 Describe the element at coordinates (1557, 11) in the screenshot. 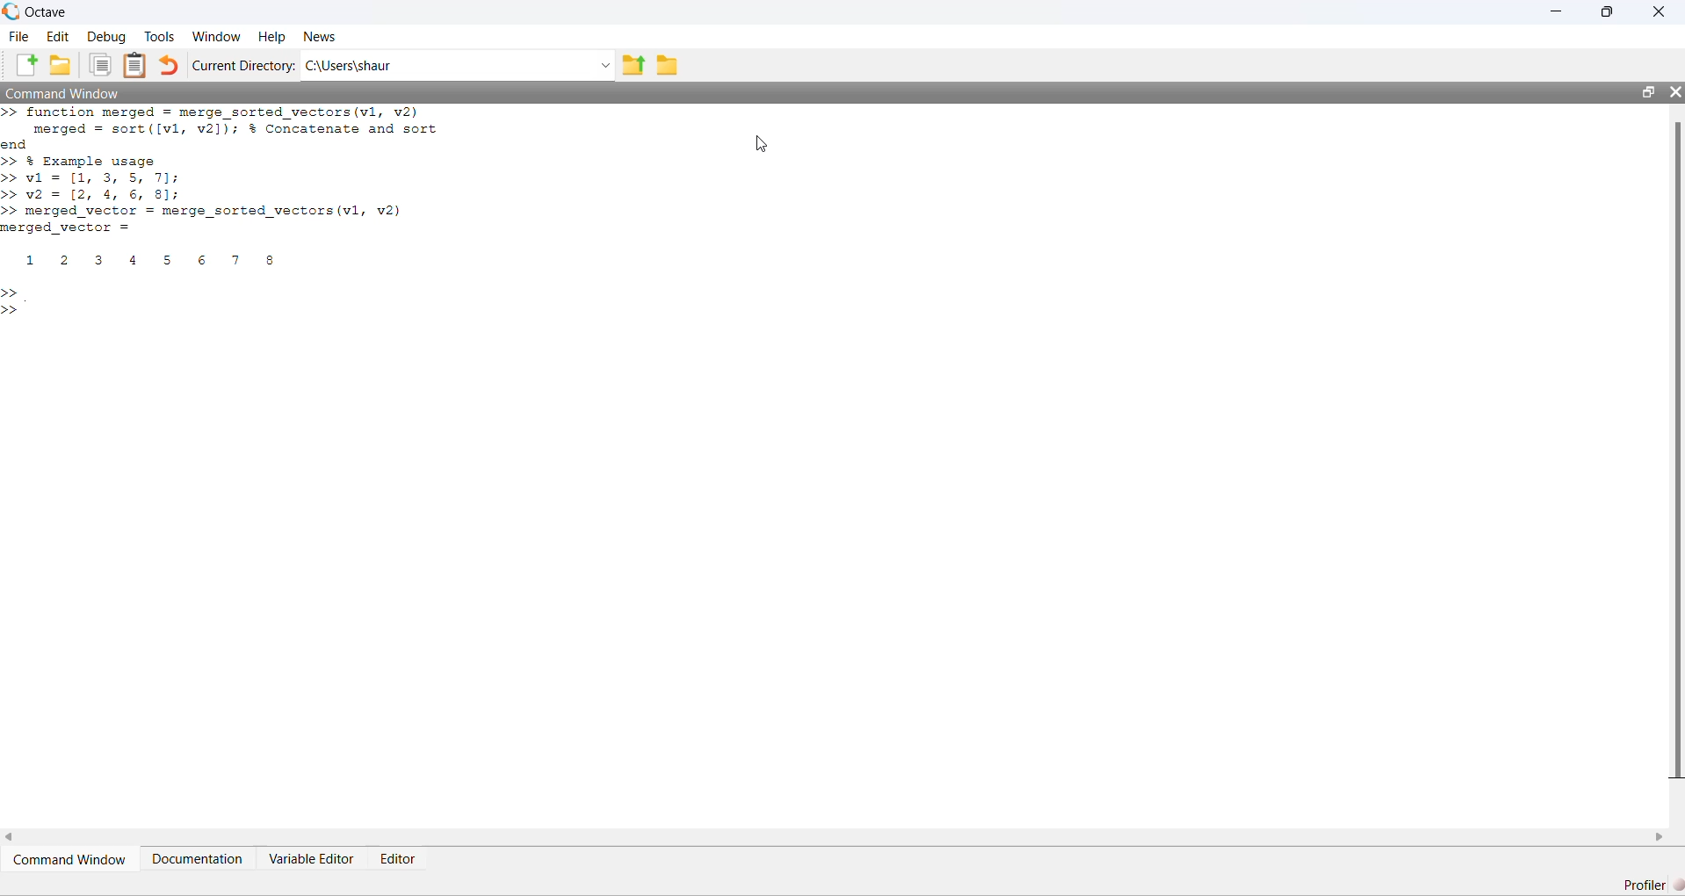

I see `minimise` at that location.